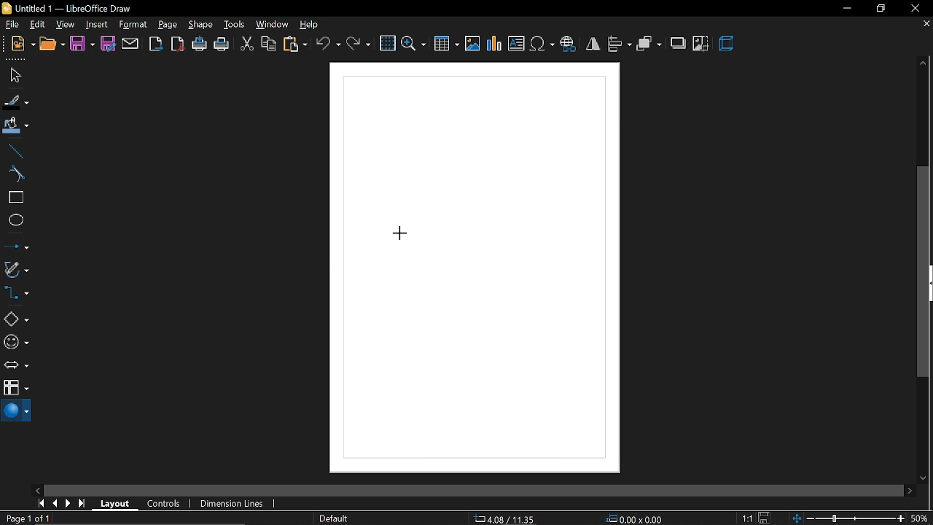  Describe the element at coordinates (70, 502) in the screenshot. I see `next page ` at that location.